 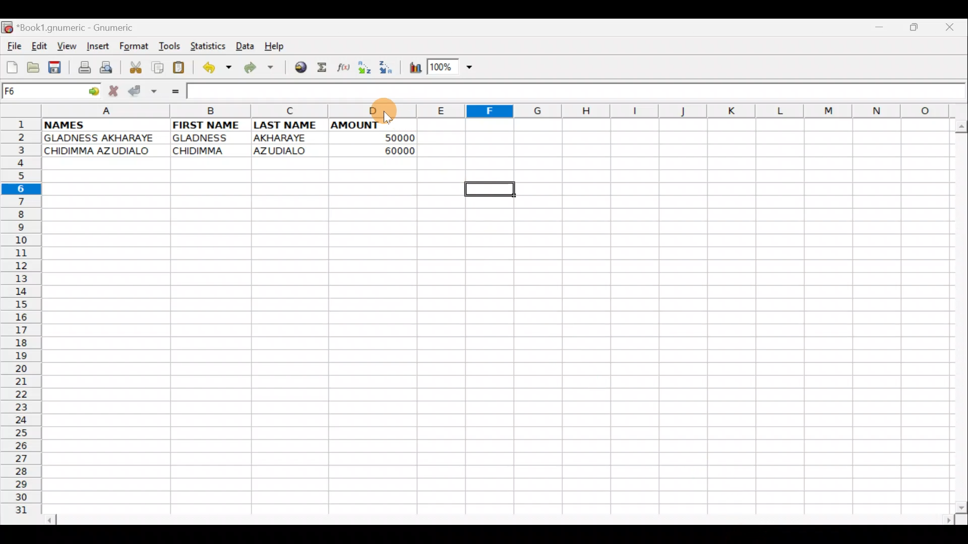 What do you see at coordinates (13, 47) in the screenshot?
I see `File` at bounding box center [13, 47].